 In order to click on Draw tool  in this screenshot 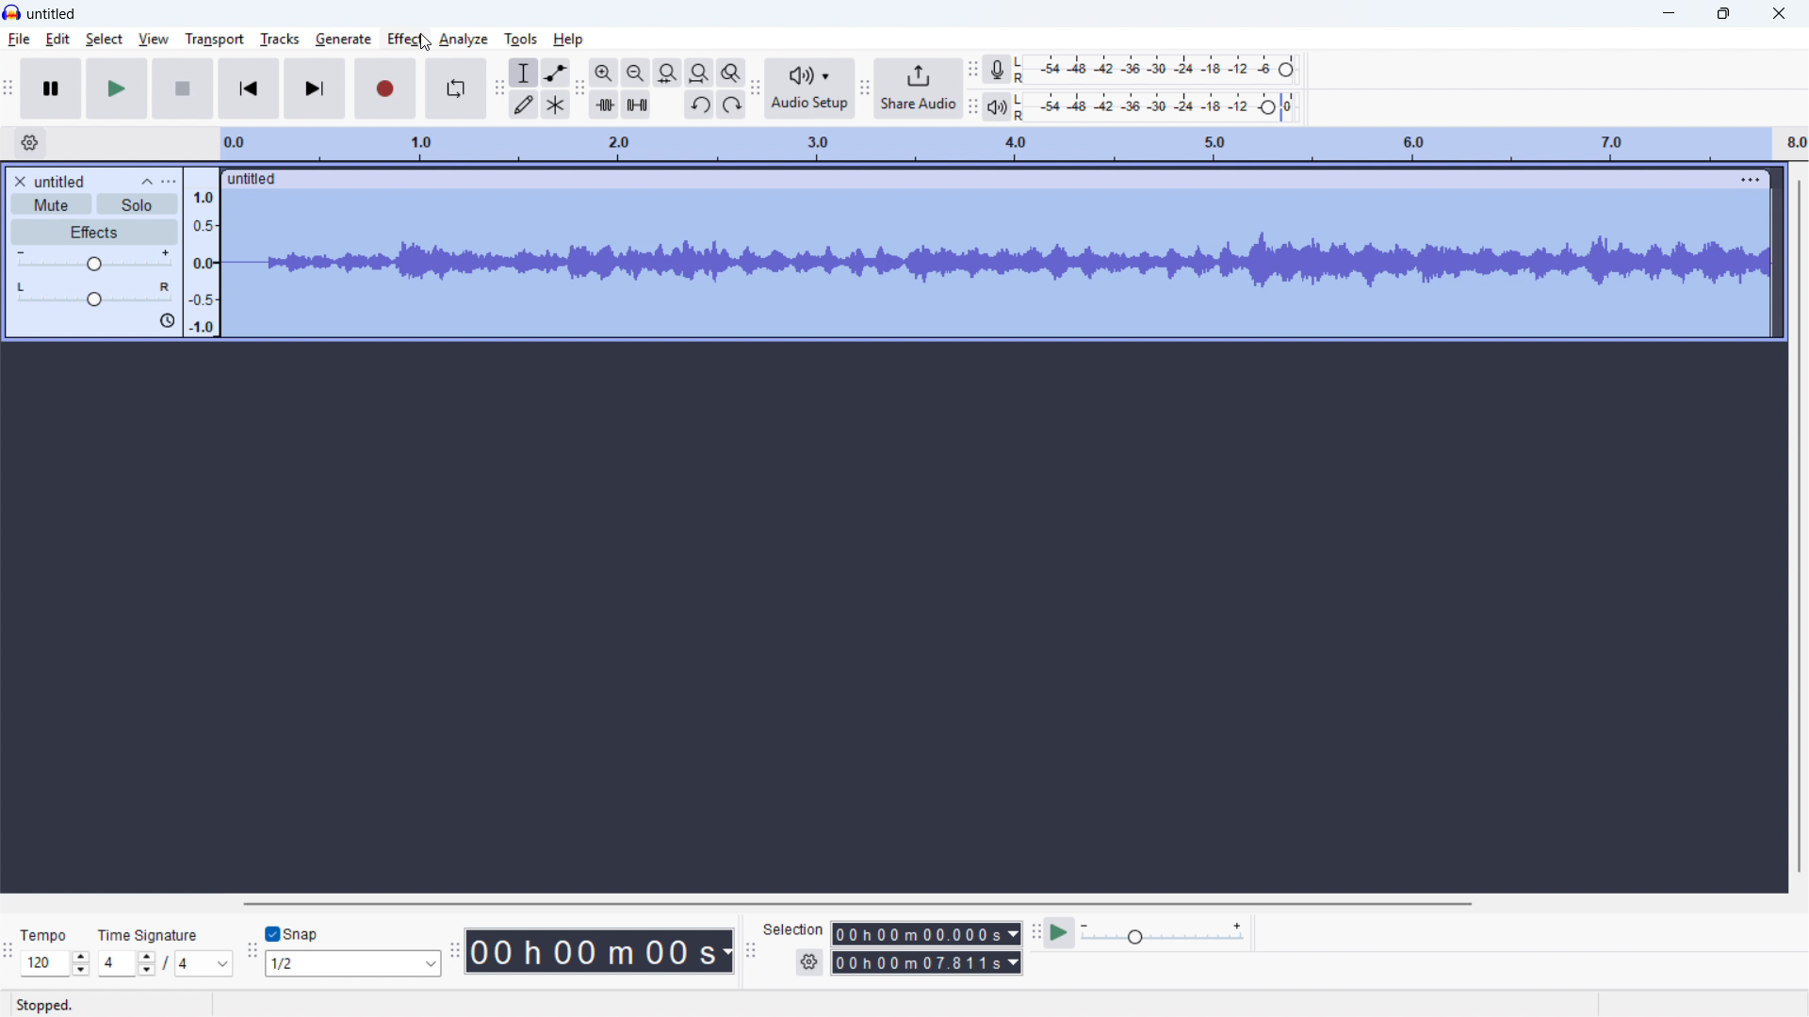, I will do `click(523, 105)`.